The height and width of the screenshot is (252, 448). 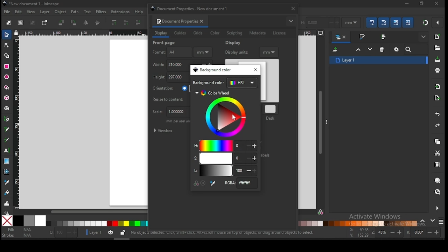 I want to click on saturation, so click(x=224, y=158).